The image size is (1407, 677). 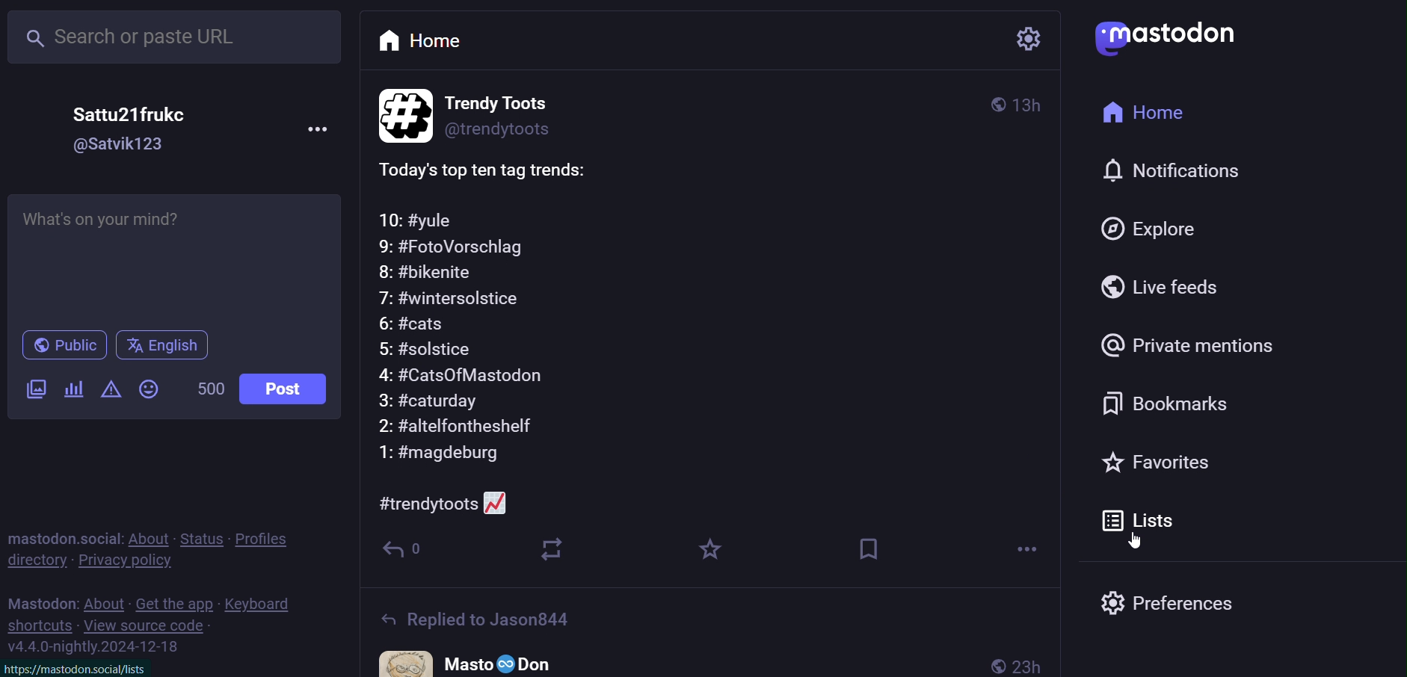 I want to click on private mention, so click(x=1192, y=347).